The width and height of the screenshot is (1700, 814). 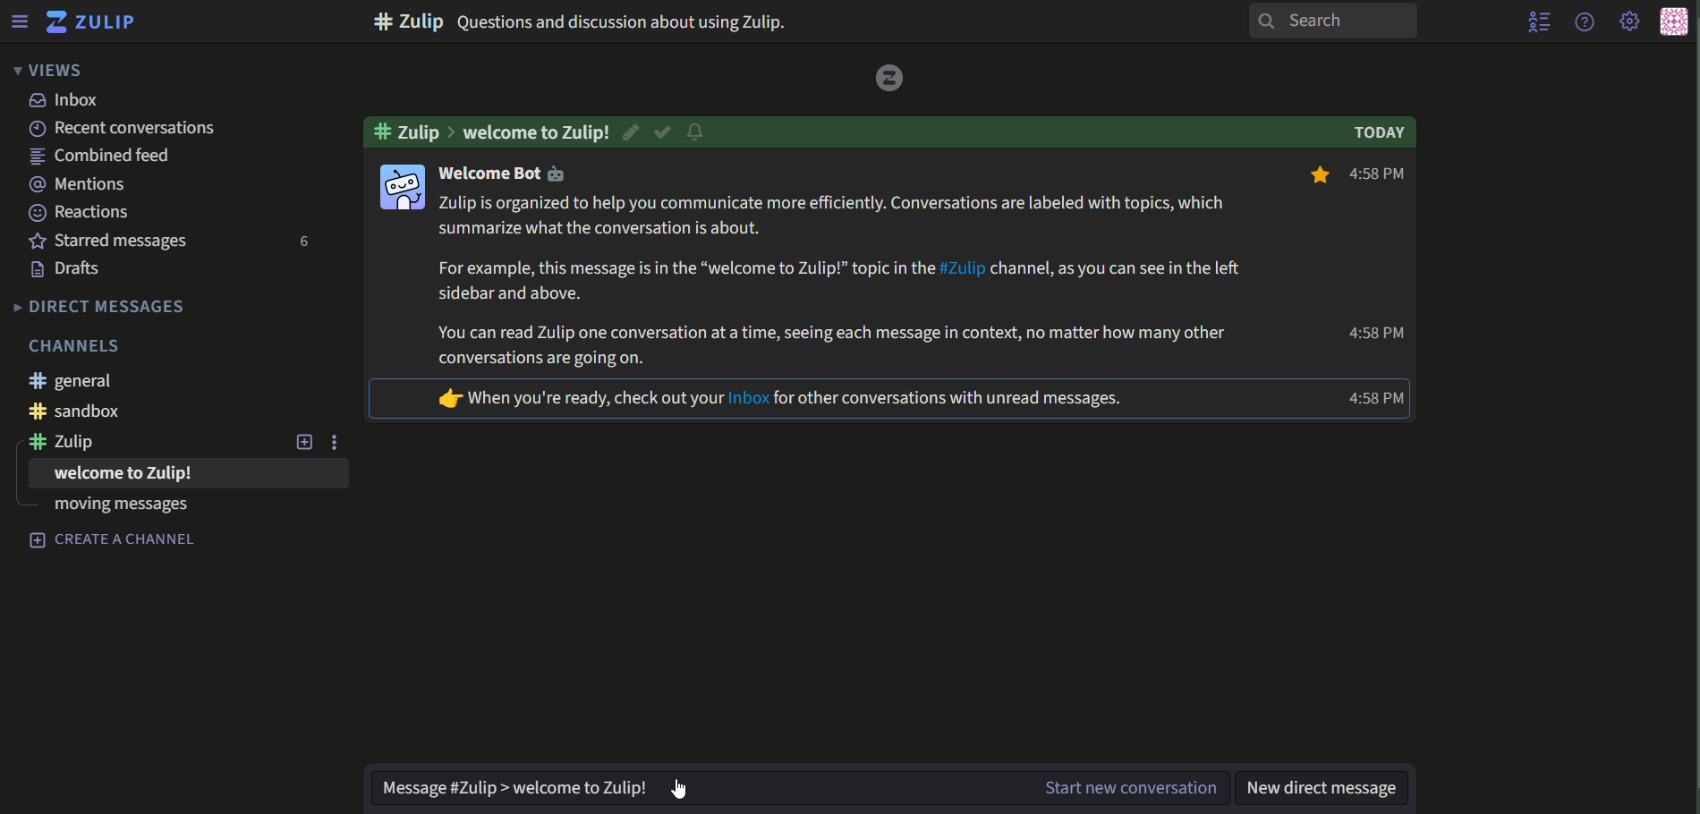 I want to click on new, so click(x=304, y=443).